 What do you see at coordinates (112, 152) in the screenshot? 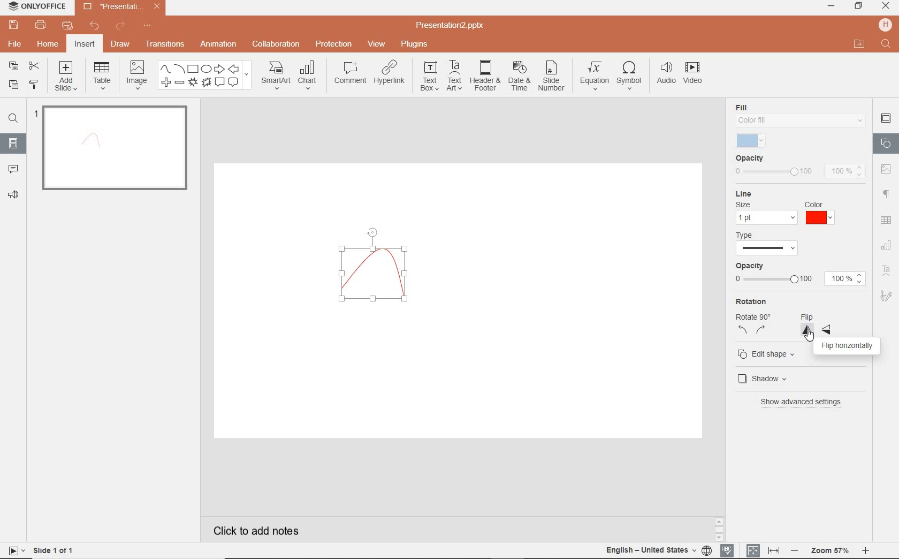
I see `SLIDE1` at bounding box center [112, 152].